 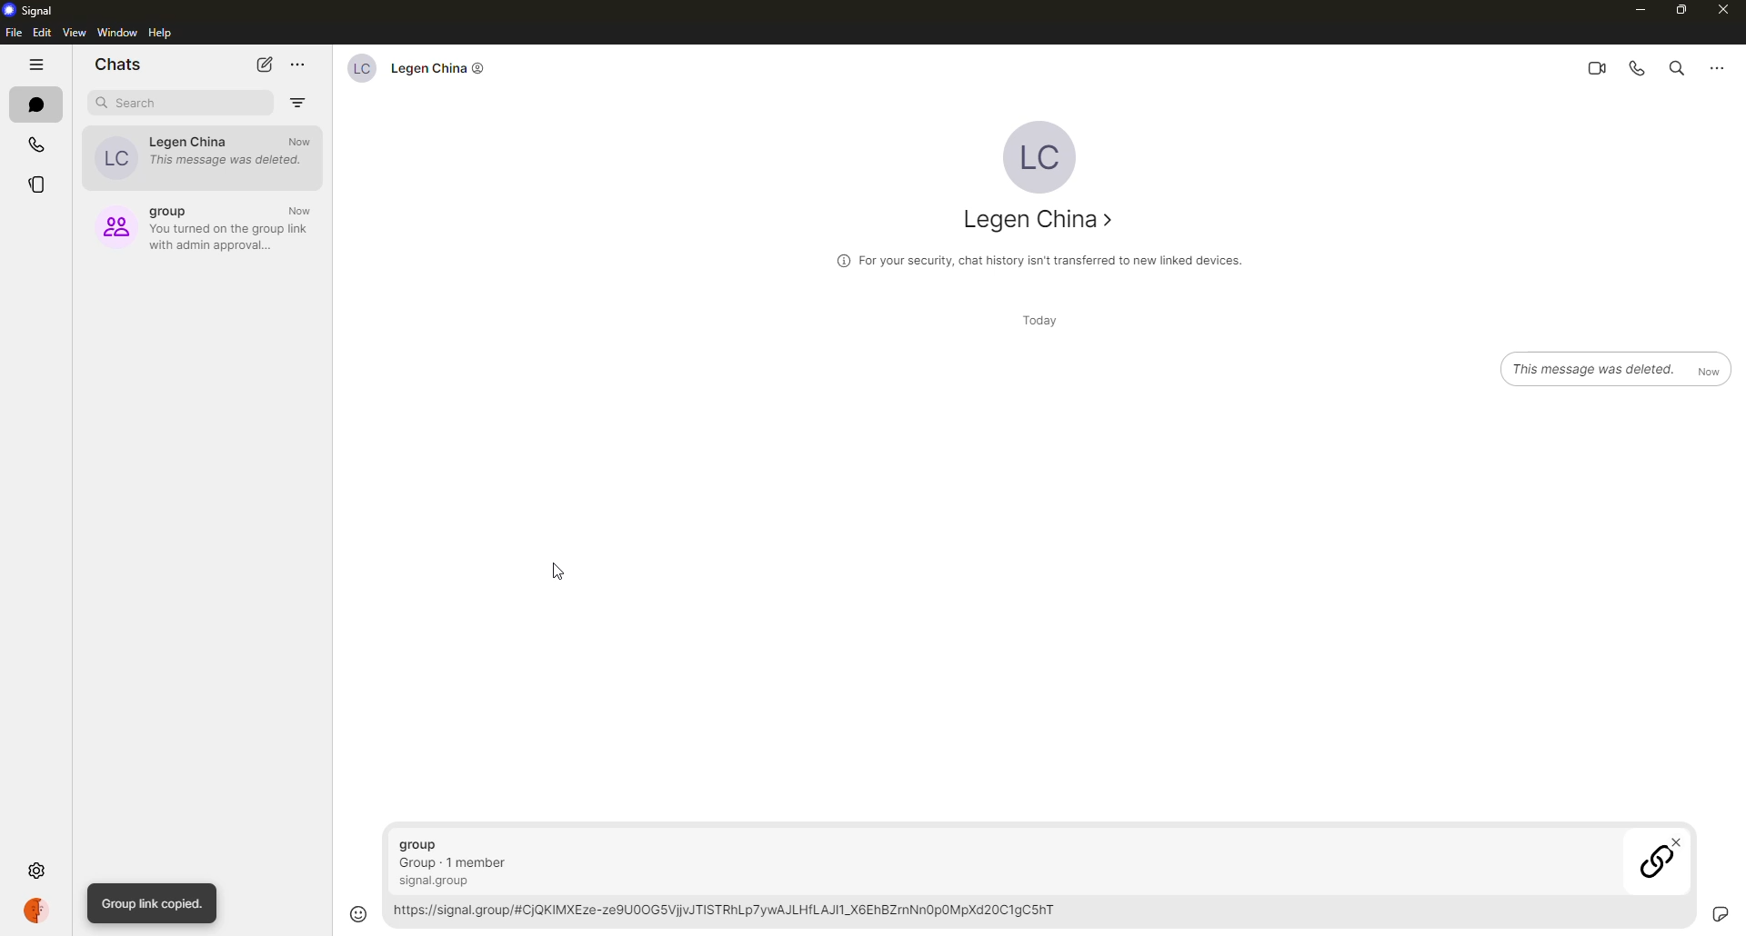 What do you see at coordinates (34, 11) in the screenshot?
I see `signal` at bounding box center [34, 11].